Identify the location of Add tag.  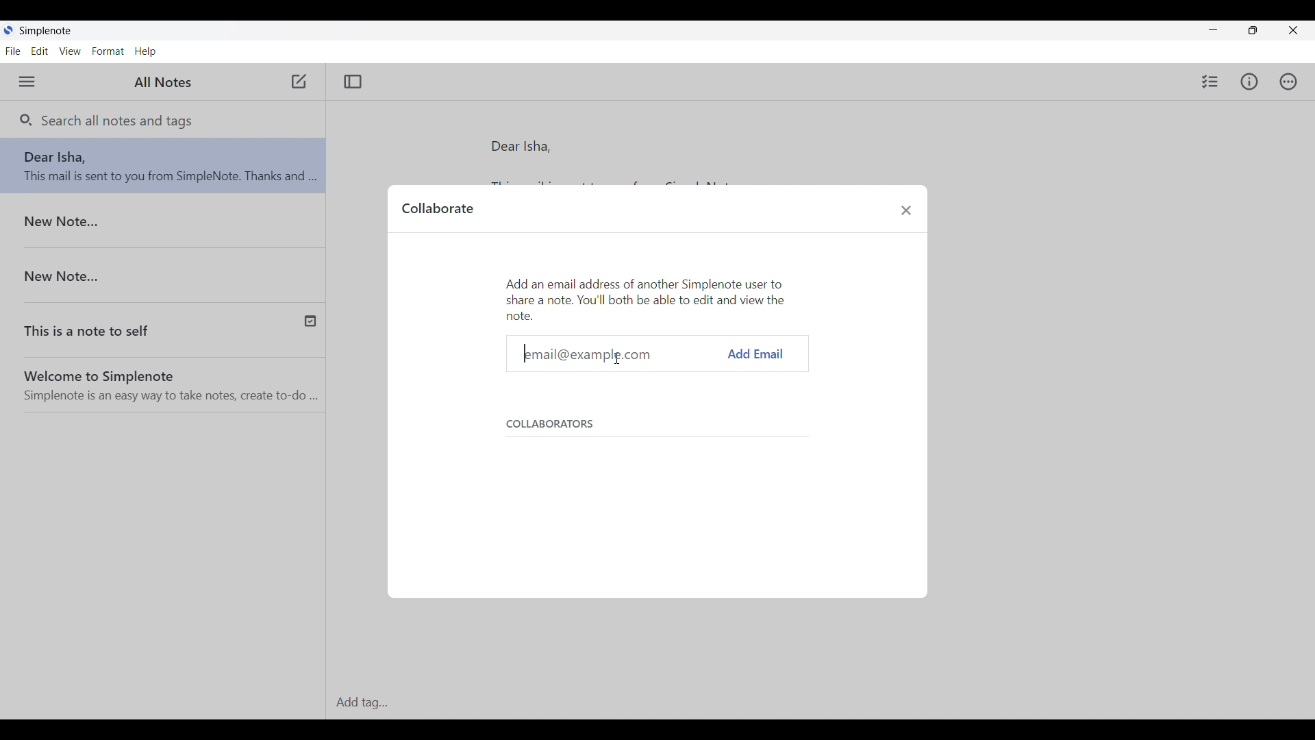
(817, 703).